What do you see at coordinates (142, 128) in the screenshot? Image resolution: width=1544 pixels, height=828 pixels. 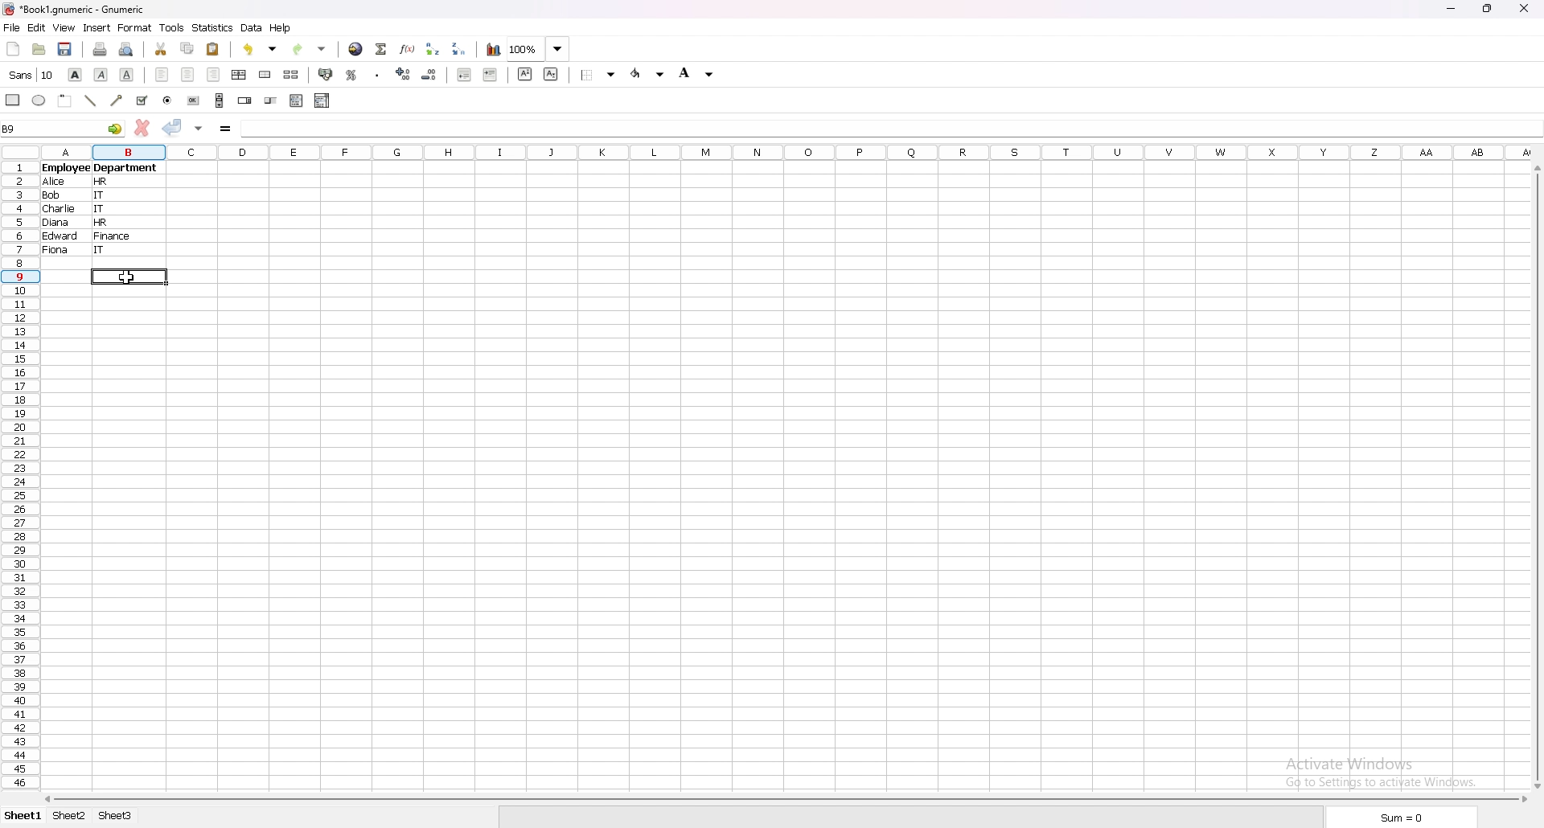 I see `cancel changes` at bounding box center [142, 128].